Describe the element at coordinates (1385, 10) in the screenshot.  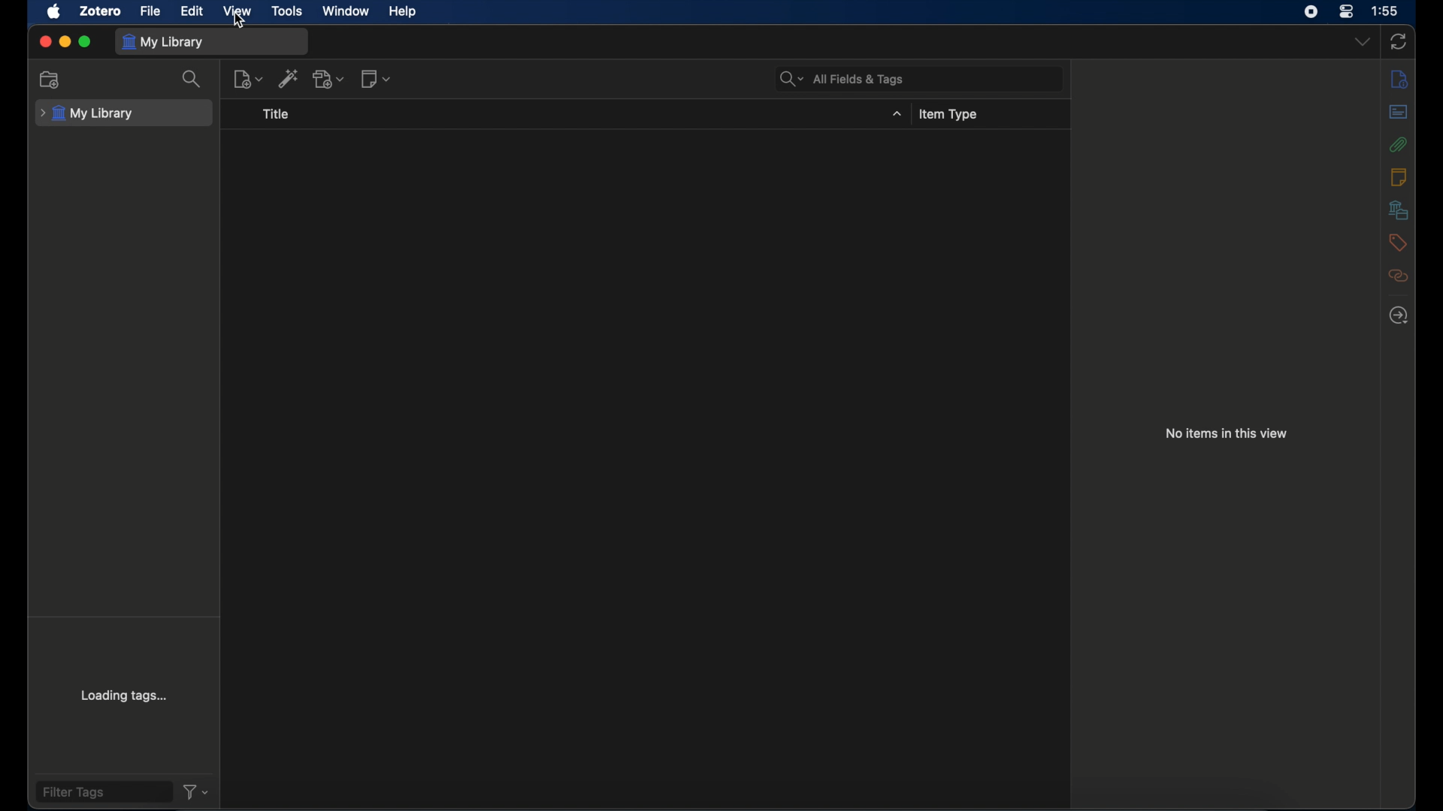
I see `time` at that location.